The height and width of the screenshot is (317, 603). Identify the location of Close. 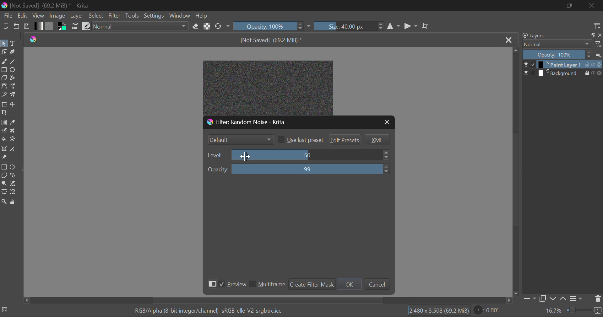
(508, 39).